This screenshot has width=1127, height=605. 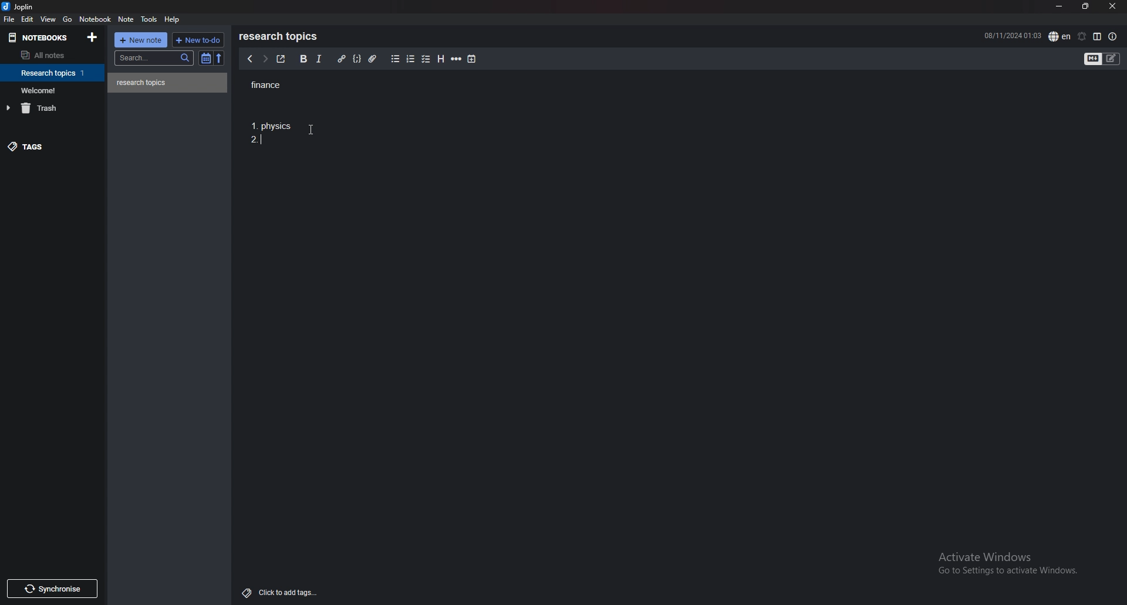 What do you see at coordinates (319, 59) in the screenshot?
I see `italic` at bounding box center [319, 59].